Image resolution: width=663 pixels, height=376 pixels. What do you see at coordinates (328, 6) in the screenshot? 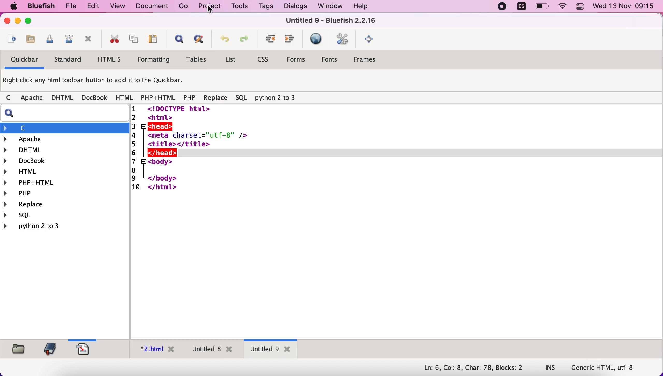
I see `window` at bounding box center [328, 6].